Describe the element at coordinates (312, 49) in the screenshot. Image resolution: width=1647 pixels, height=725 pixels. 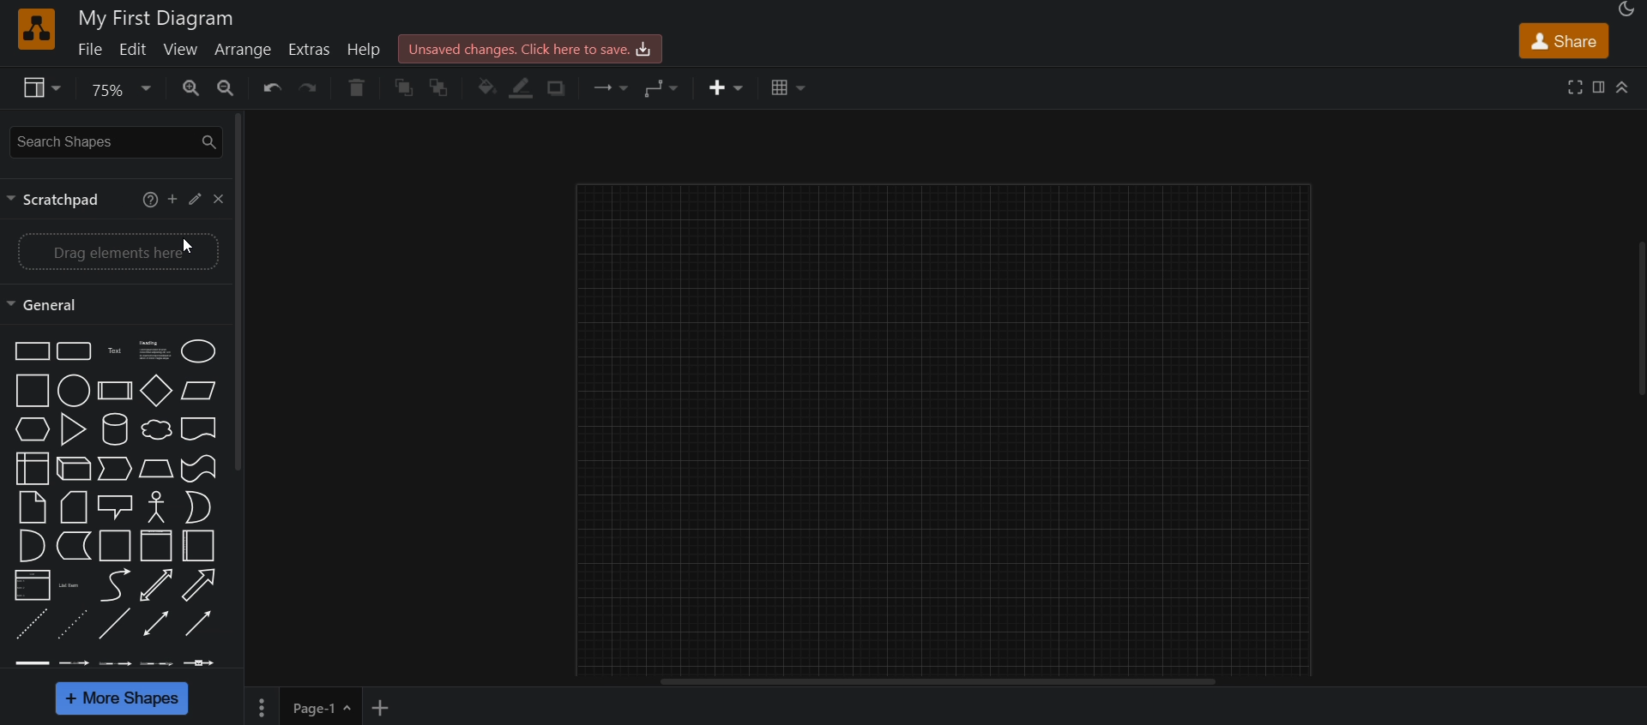
I see `extras` at that location.